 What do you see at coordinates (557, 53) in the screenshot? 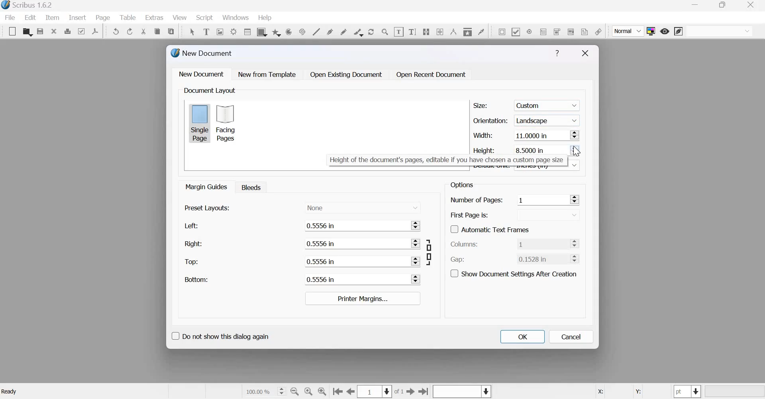
I see `Help` at bounding box center [557, 53].